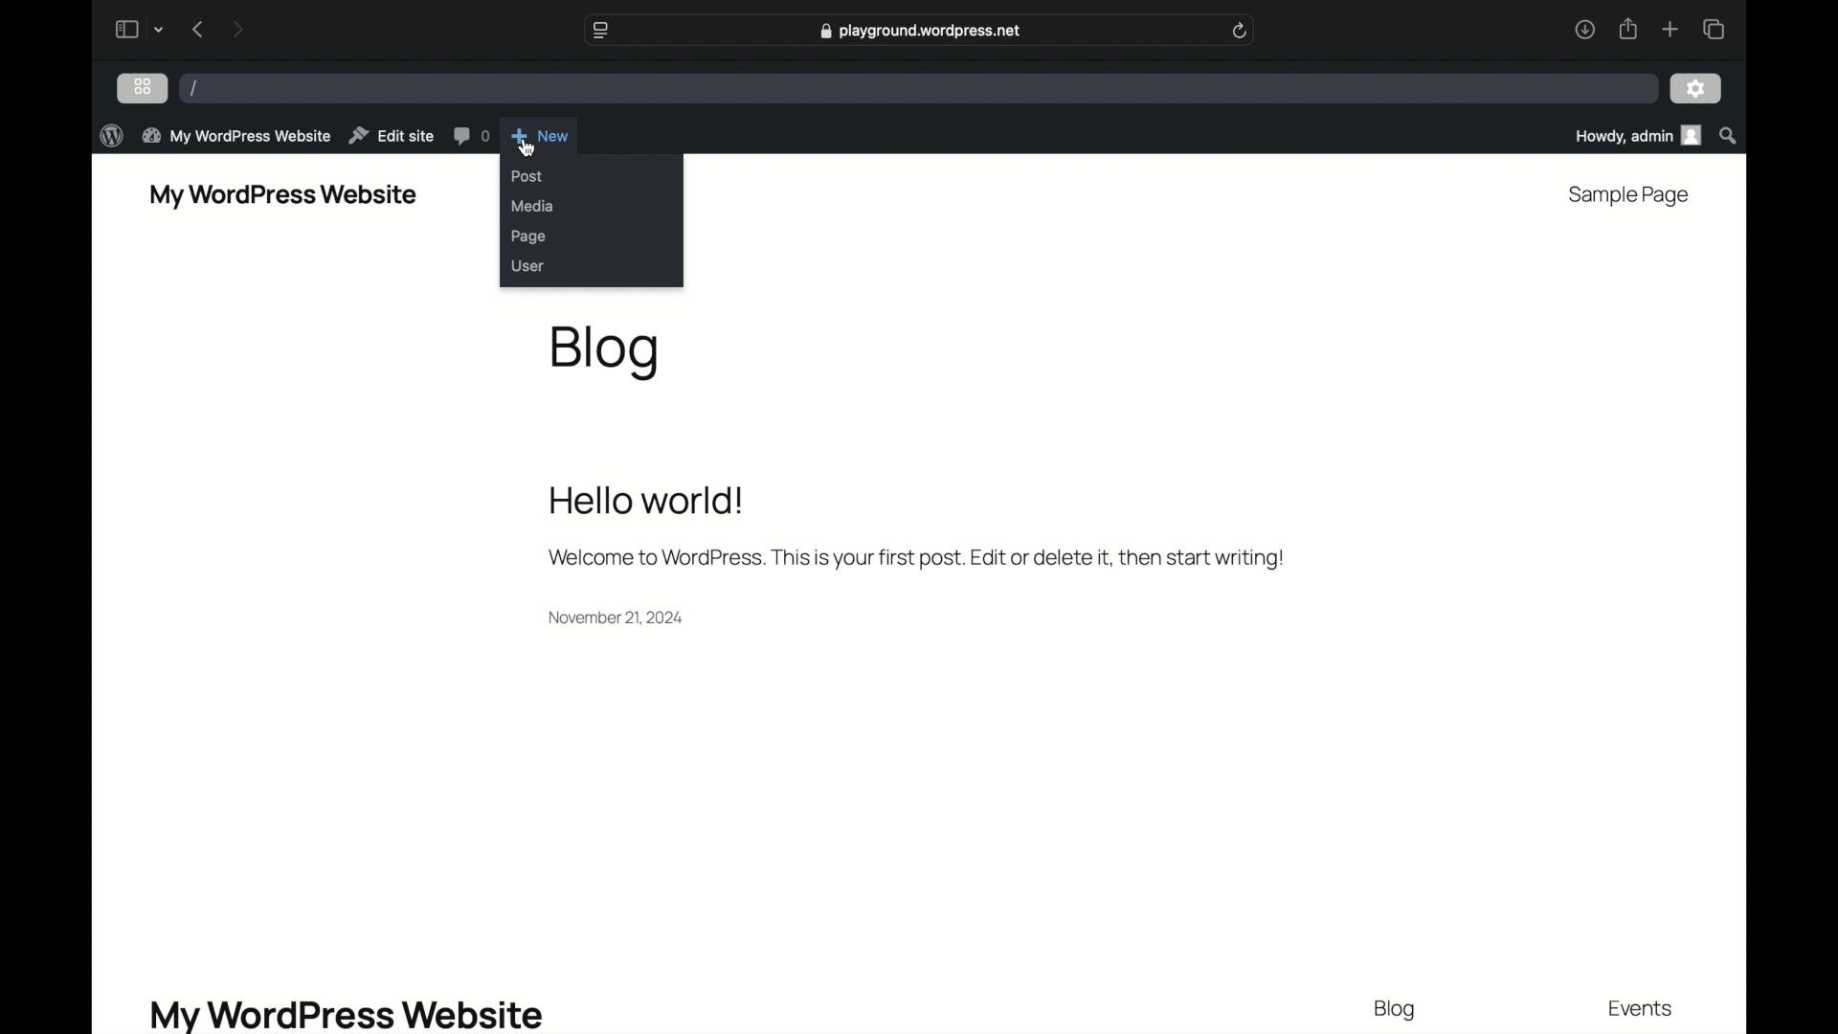 Image resolution: width=1838 pixels, height=1034 pixels. What do you see at coordinates (1642, 1008) in the screenshot?
I see `events` at bounding box center [1642, 1008].